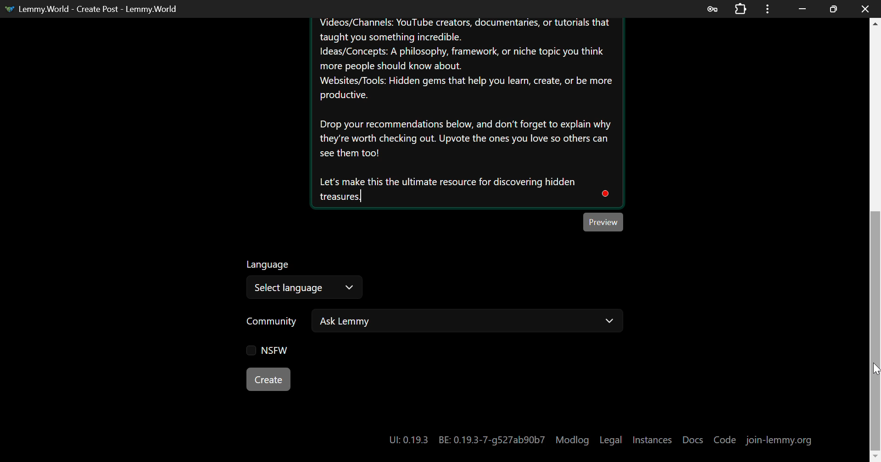 The width and height of the screenshot is (881, 462). Describe the element at coordinates (779, 441) in the screenshot. I see `join-lemmy.org` at that location.